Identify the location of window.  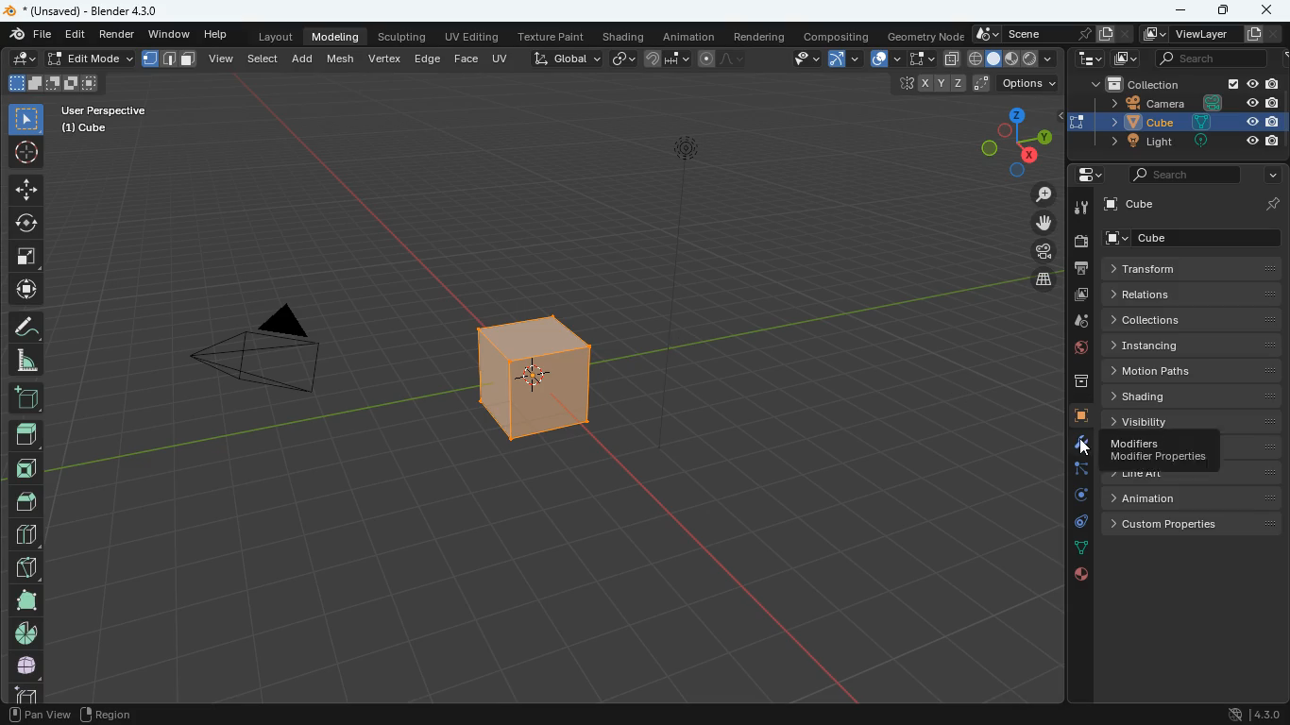
(171, 35).